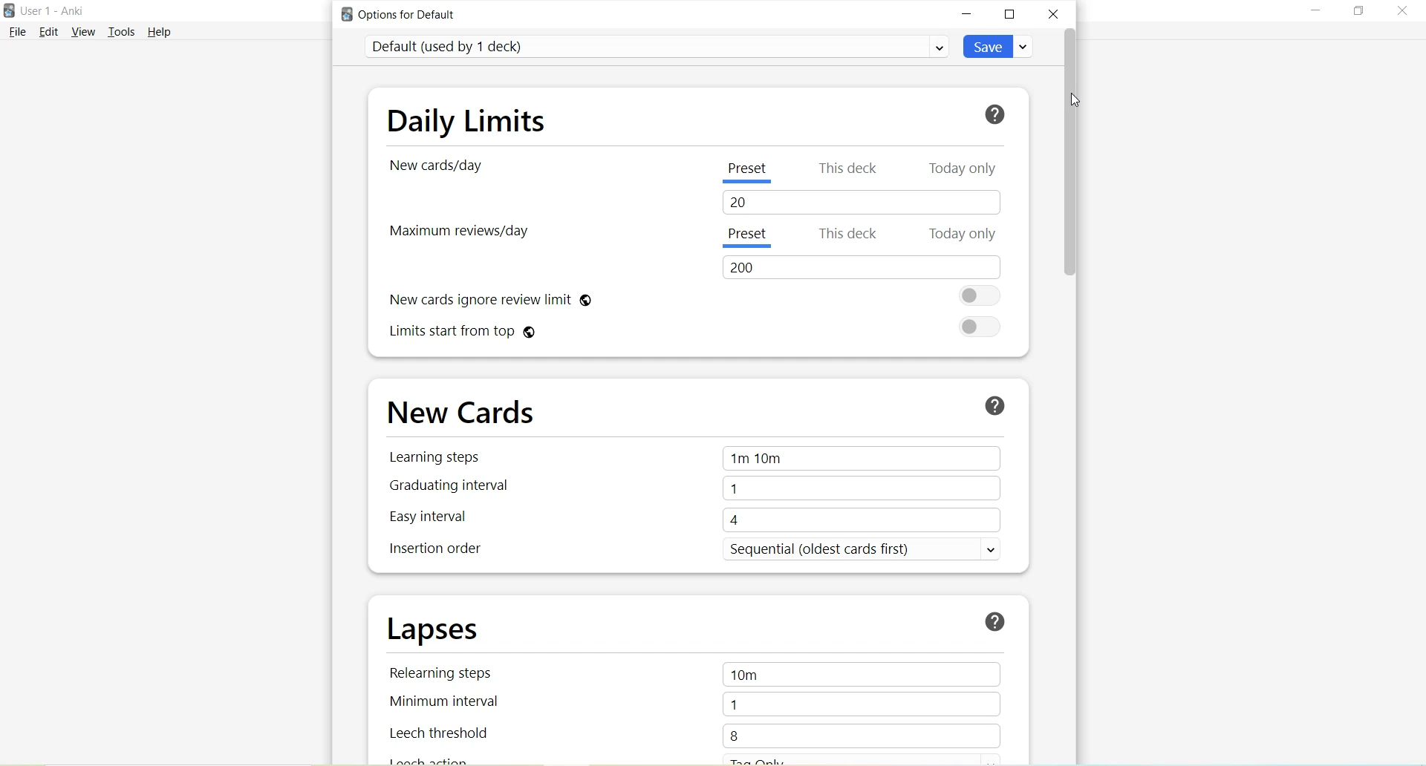 The height and width of the screenshot is (766, 1426). What do you see at coordinates (963, 168) in the screenshot?
I see `Today only` at bounding box center [963, 168].